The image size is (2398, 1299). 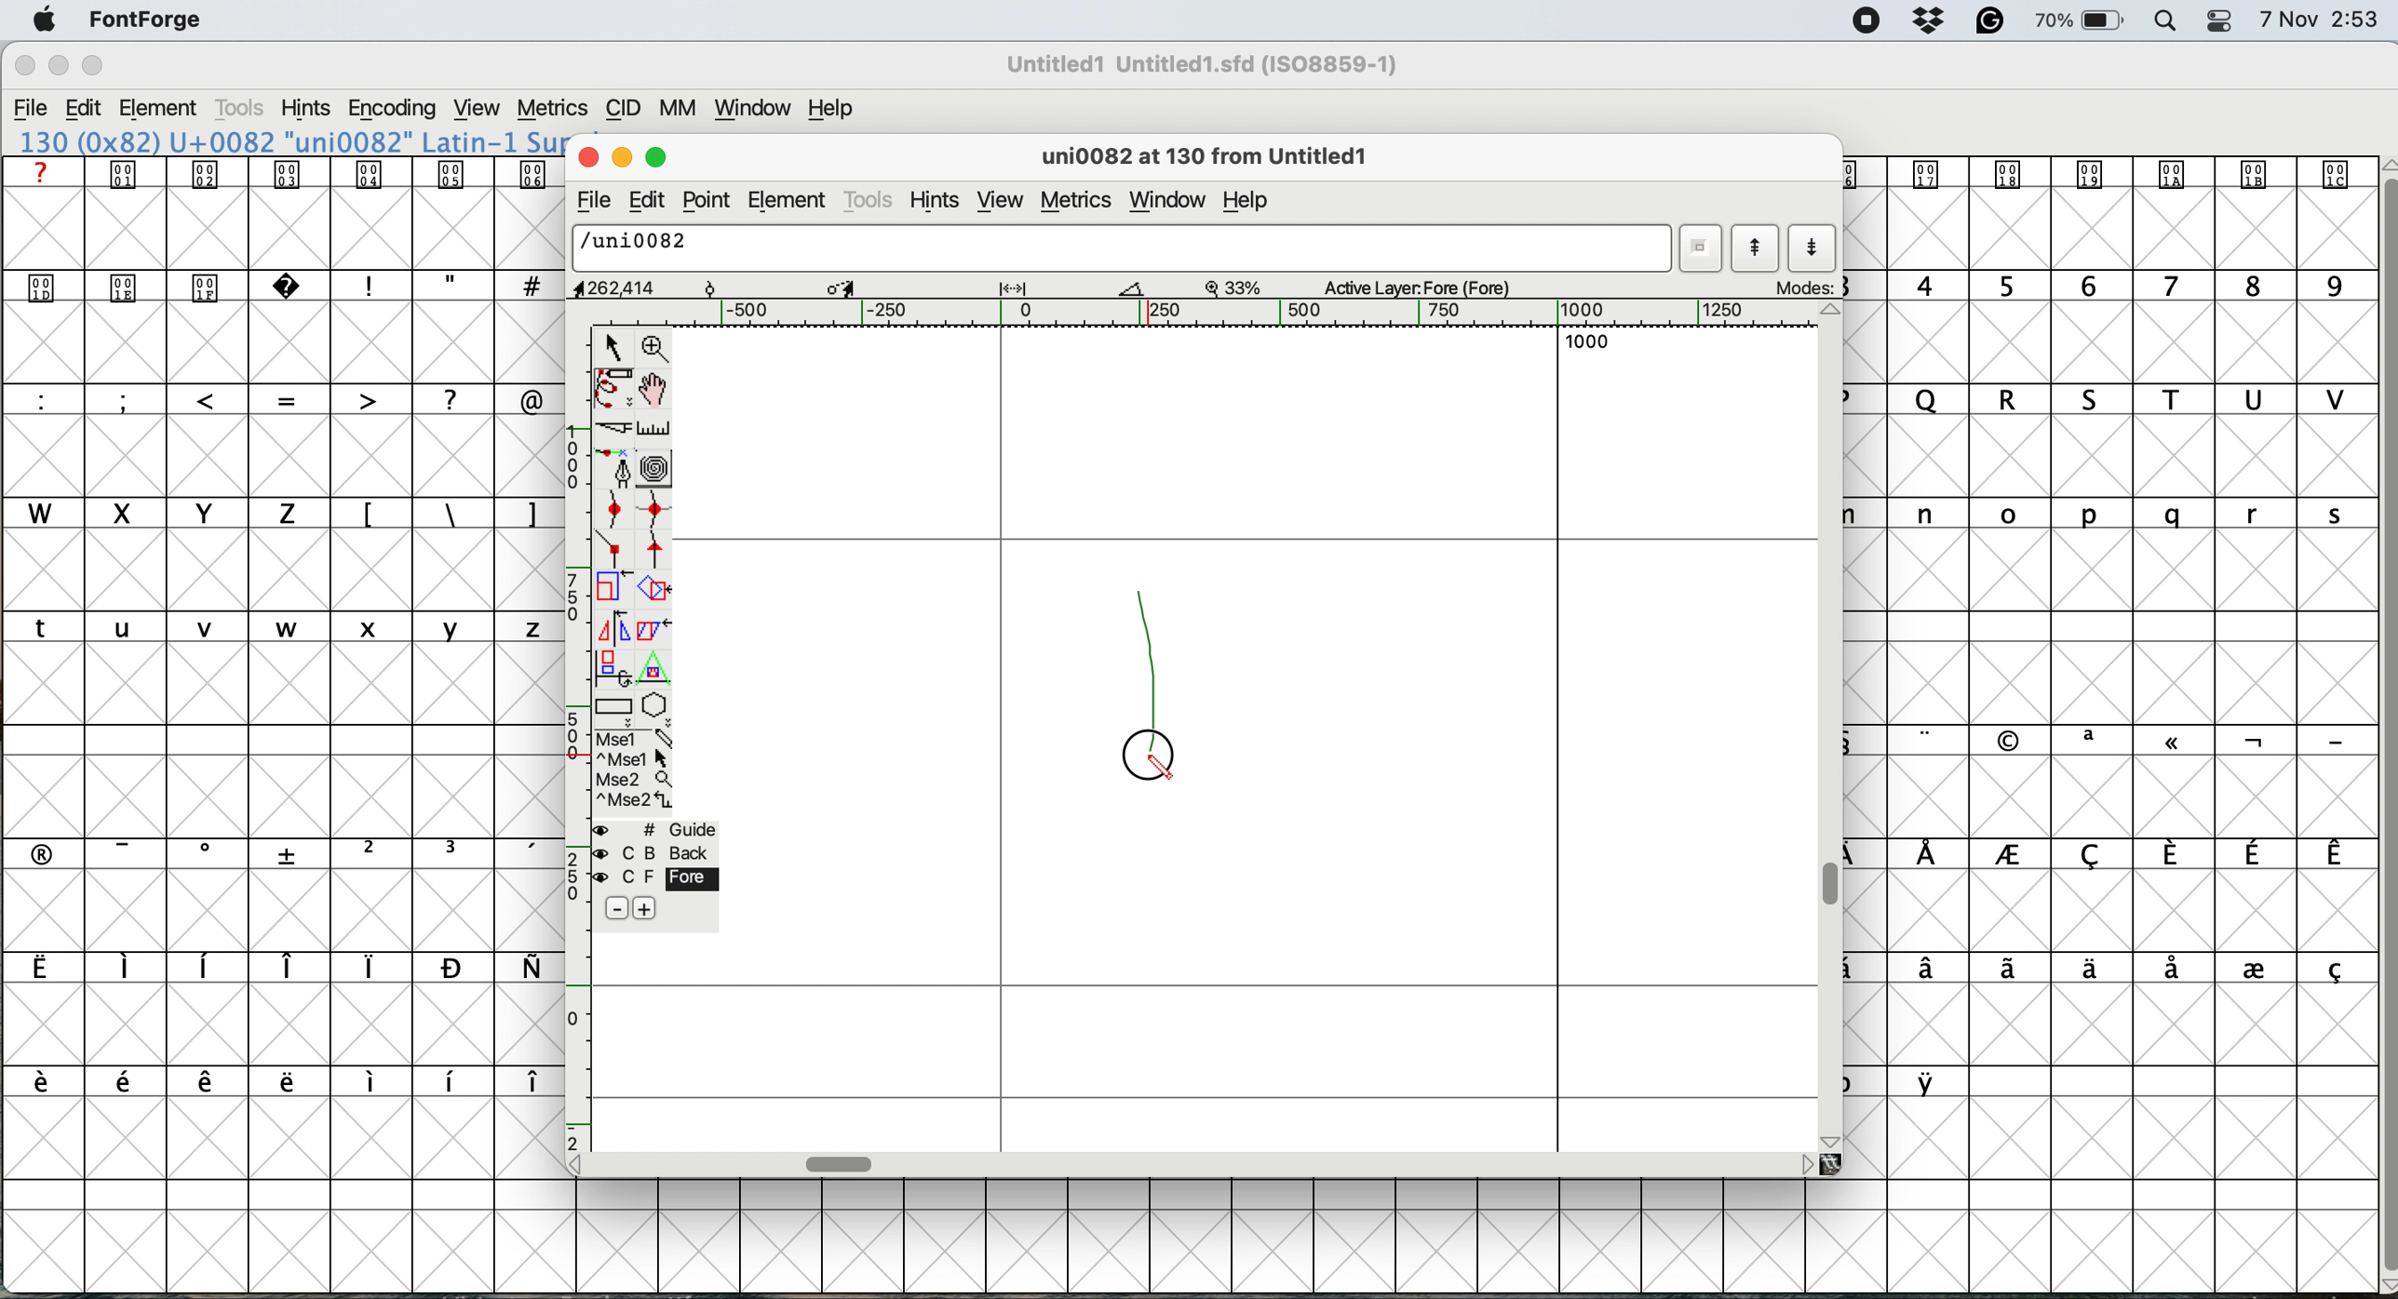 What do you see at coordinates (654, 853) in the screenshot?
I see `back` at bounding box center [654, 853].